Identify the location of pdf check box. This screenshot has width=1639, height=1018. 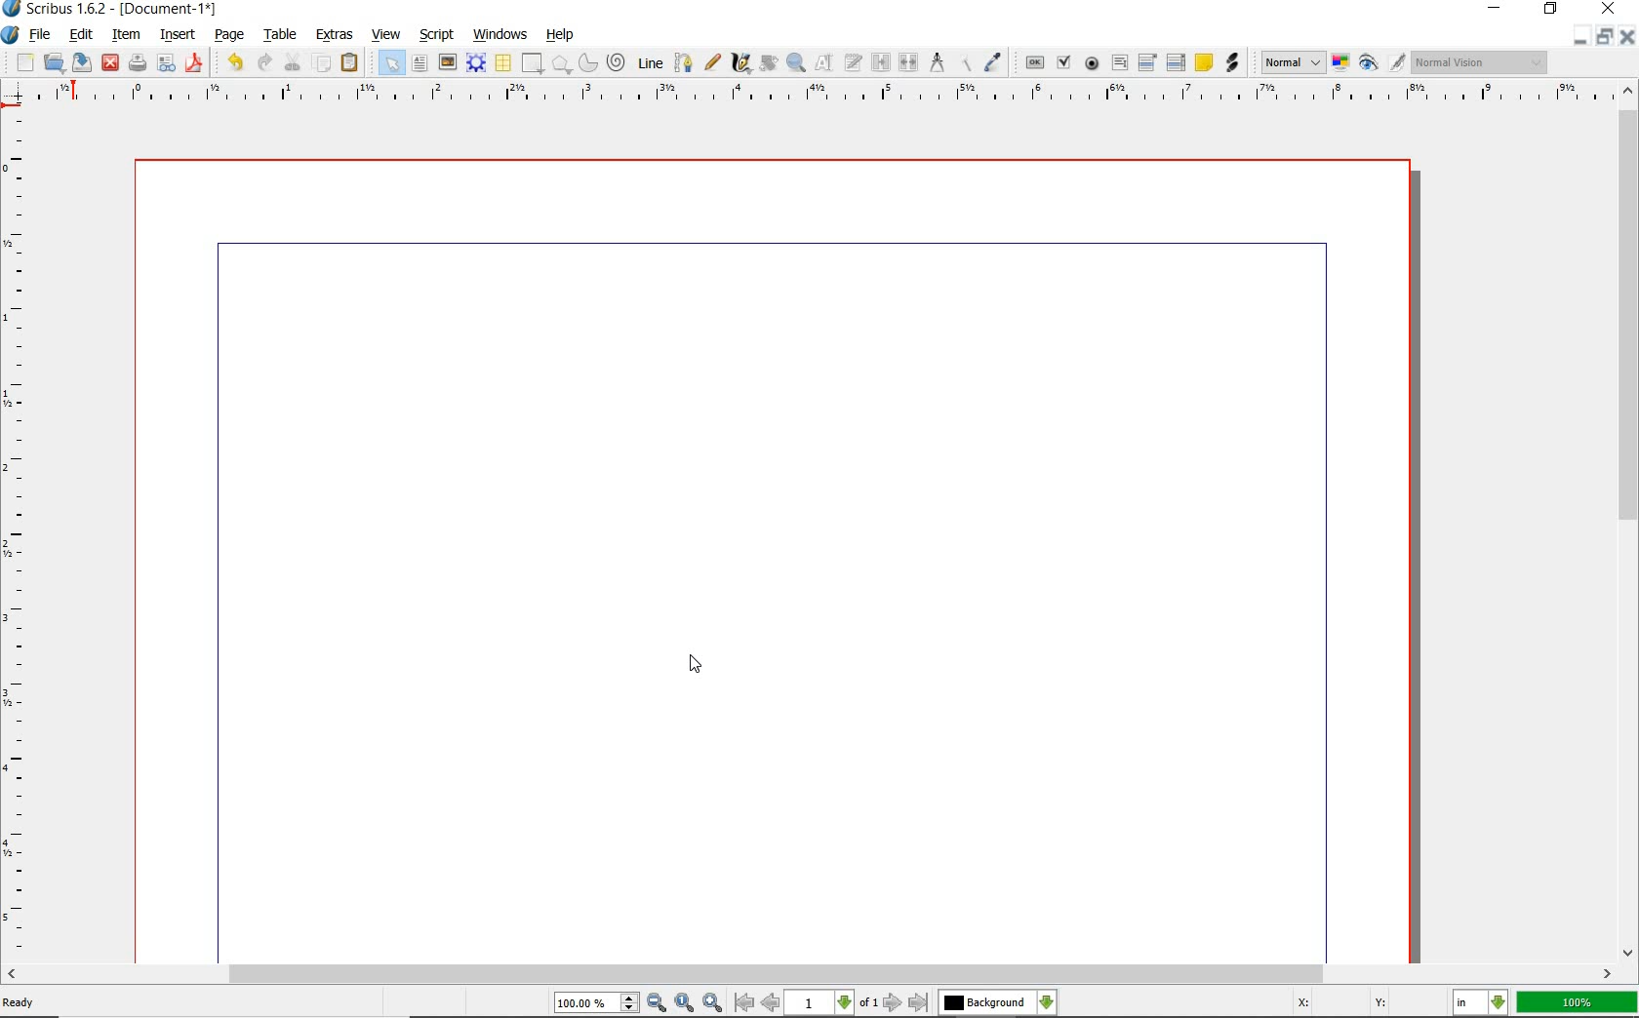
(1062, 62).